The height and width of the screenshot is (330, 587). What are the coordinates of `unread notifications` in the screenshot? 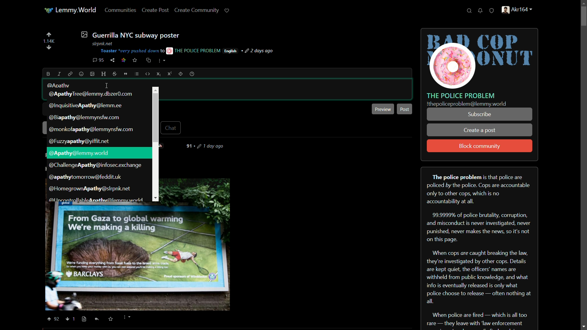 It's located at (481, 11).